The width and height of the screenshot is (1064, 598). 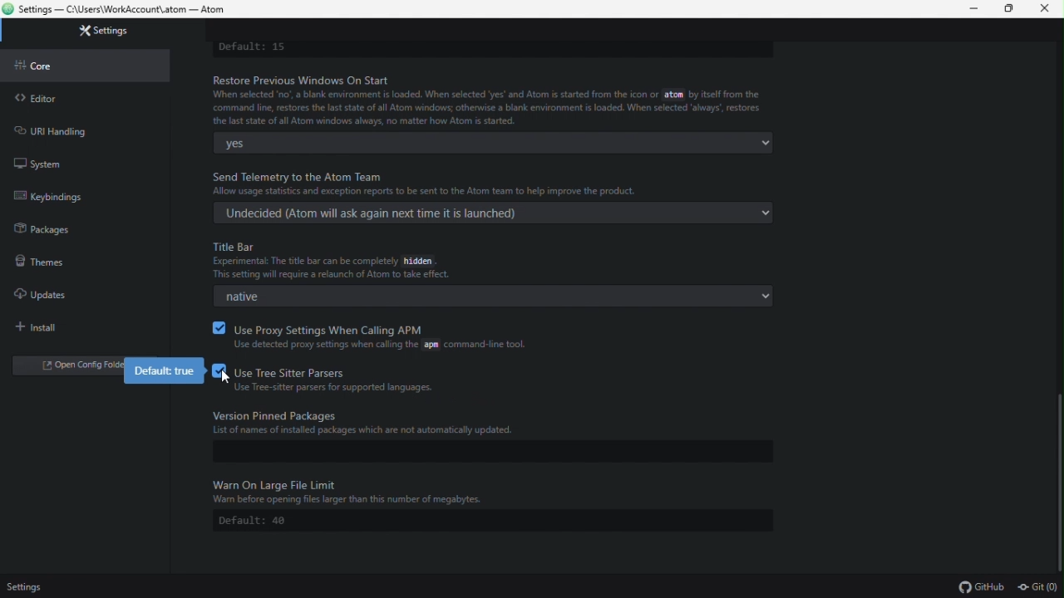 What do you see at coordinates (502, 181) in the screenshot?
I see `Send Telemetry to the Atom Team` at bounding box center [502, 181].